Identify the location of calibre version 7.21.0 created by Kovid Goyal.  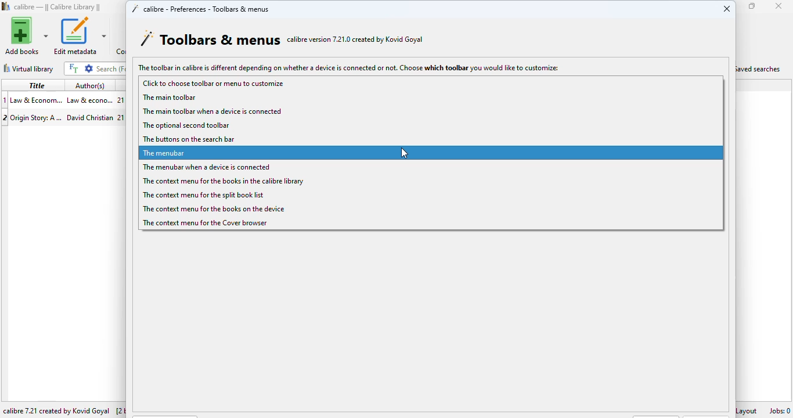
(355, 39).